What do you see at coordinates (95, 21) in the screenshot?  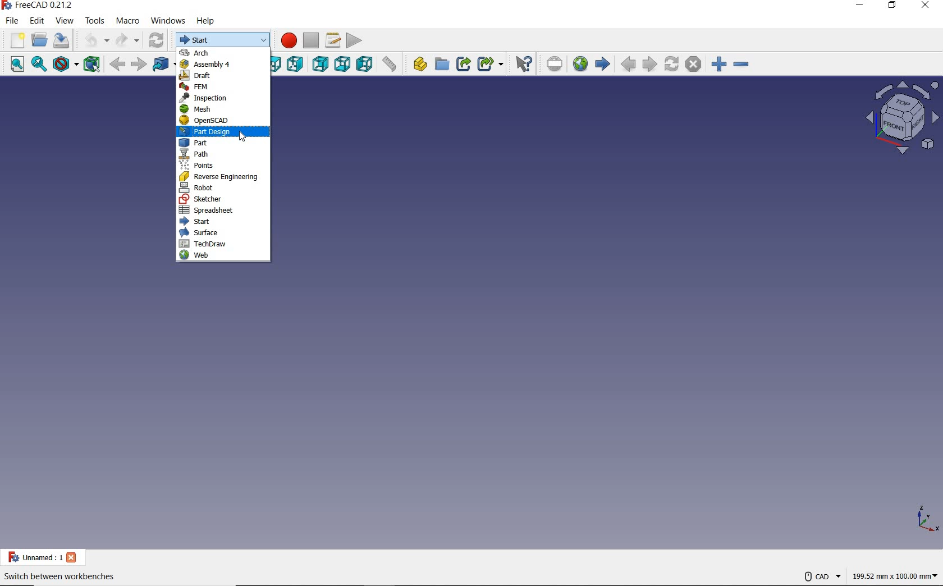 I see `TOOLS` at bounding box center [95, 21].